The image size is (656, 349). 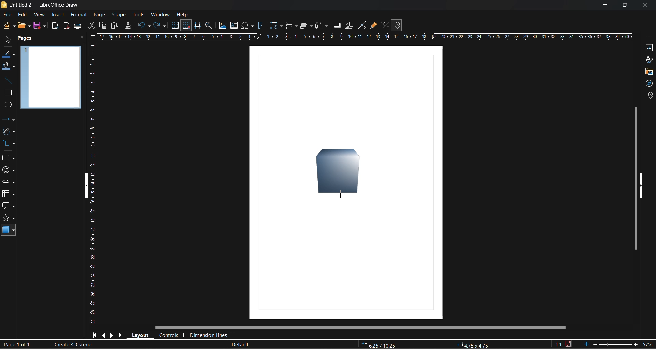 I want to click on arrange, so click(x=305, y=25).